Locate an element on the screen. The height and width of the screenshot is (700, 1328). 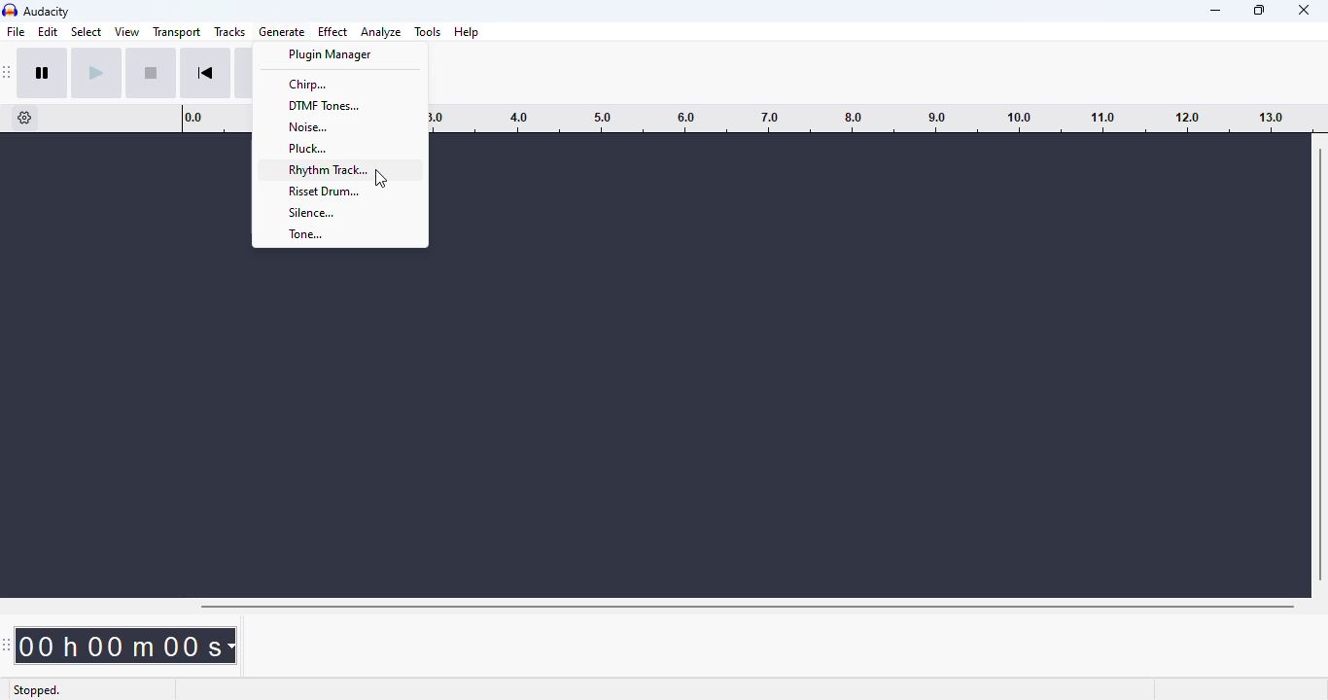
play is located at coordinates (95, 74).